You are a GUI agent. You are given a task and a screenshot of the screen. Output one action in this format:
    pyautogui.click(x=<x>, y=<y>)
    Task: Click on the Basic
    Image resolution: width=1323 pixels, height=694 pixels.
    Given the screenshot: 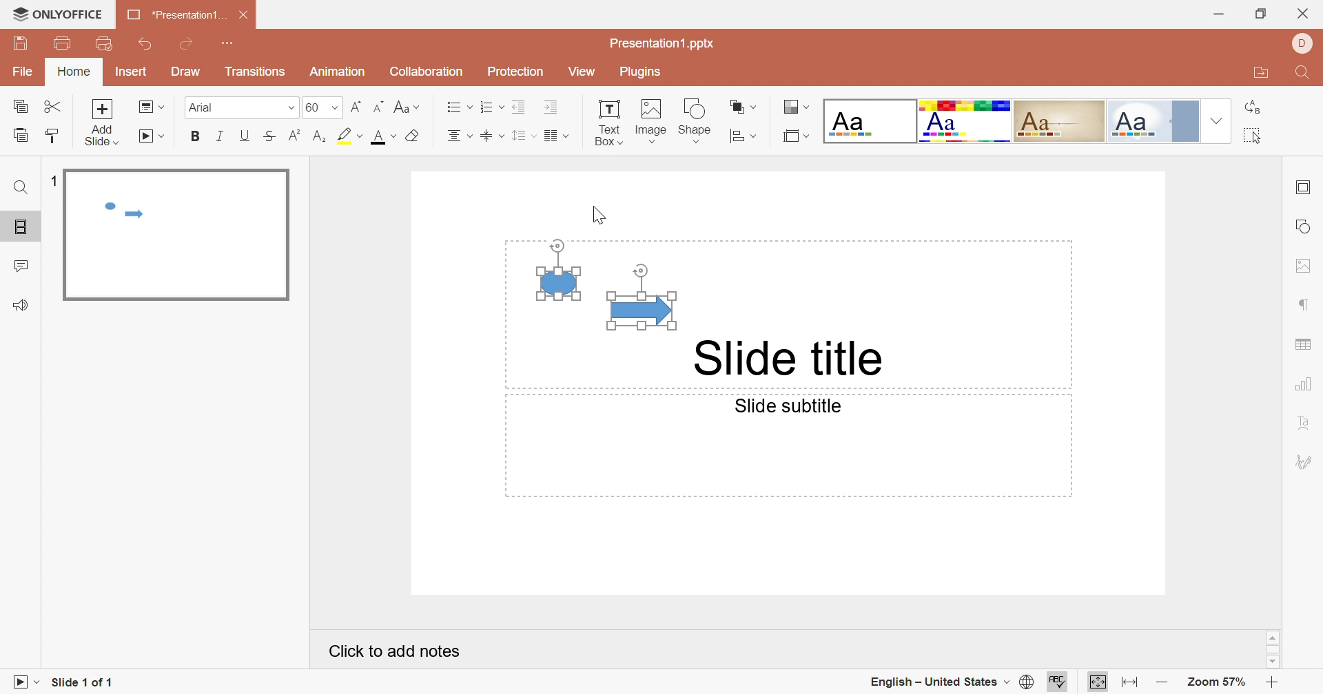 What is the action you would take?
    pyautogui.click(x=966, y=123)
    